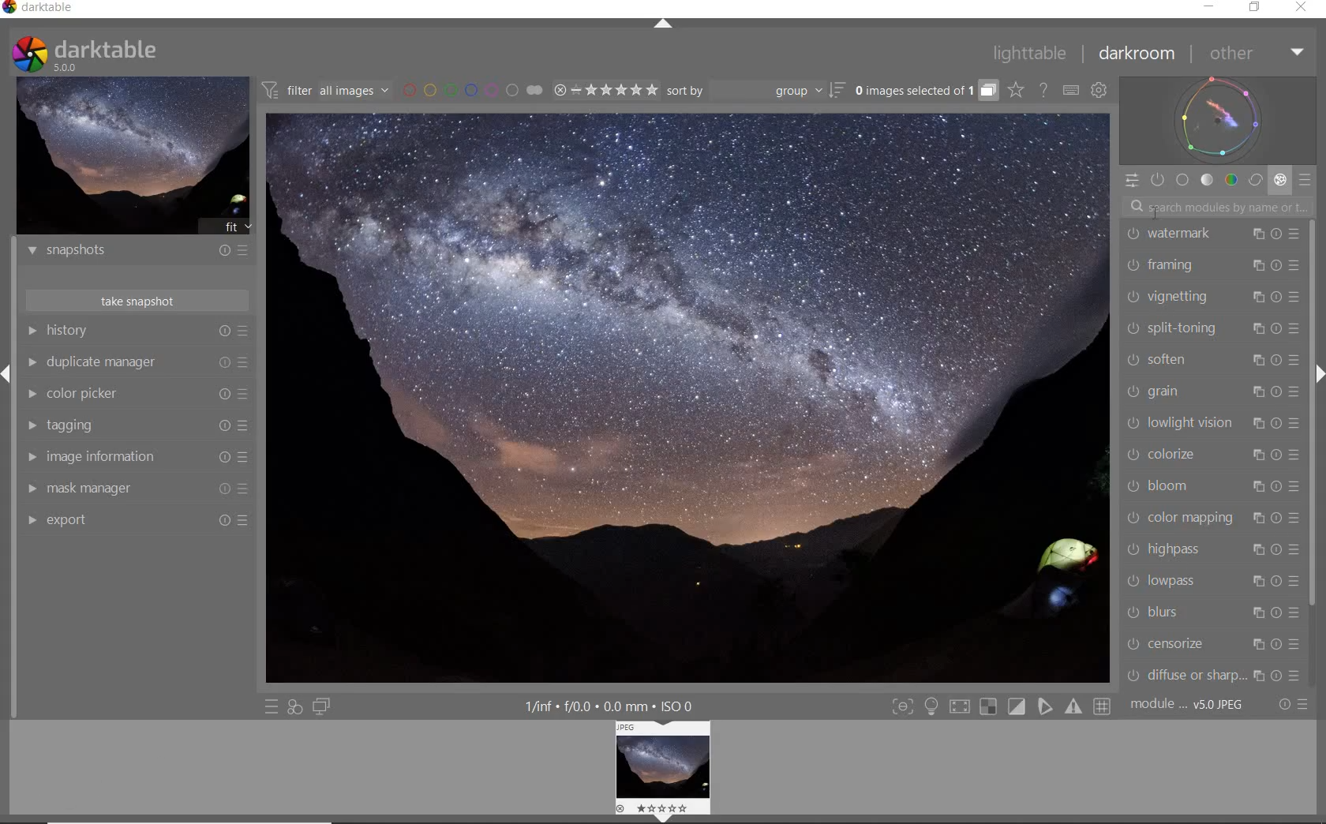 The width and height of the screenshot is (1326, 824). Describe the element at coordinates (1257, 454) in the screenshot. I see `multiple instance actions` at that location.